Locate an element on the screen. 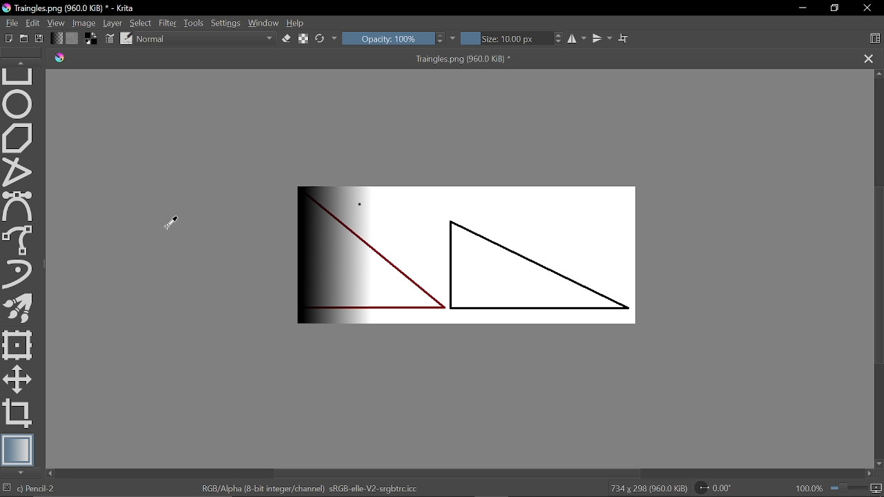 The height and width of the screenshot is (497, 884). Polygon tool is located at coordinates (19, 138).